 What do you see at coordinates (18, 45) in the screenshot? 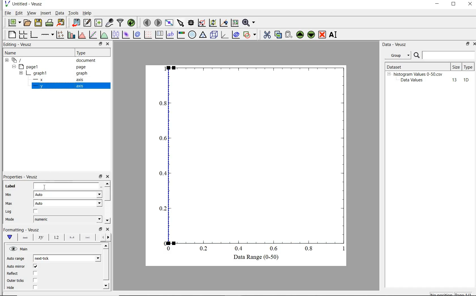
I see `editing-veusz` at bounding box center [18, 45].